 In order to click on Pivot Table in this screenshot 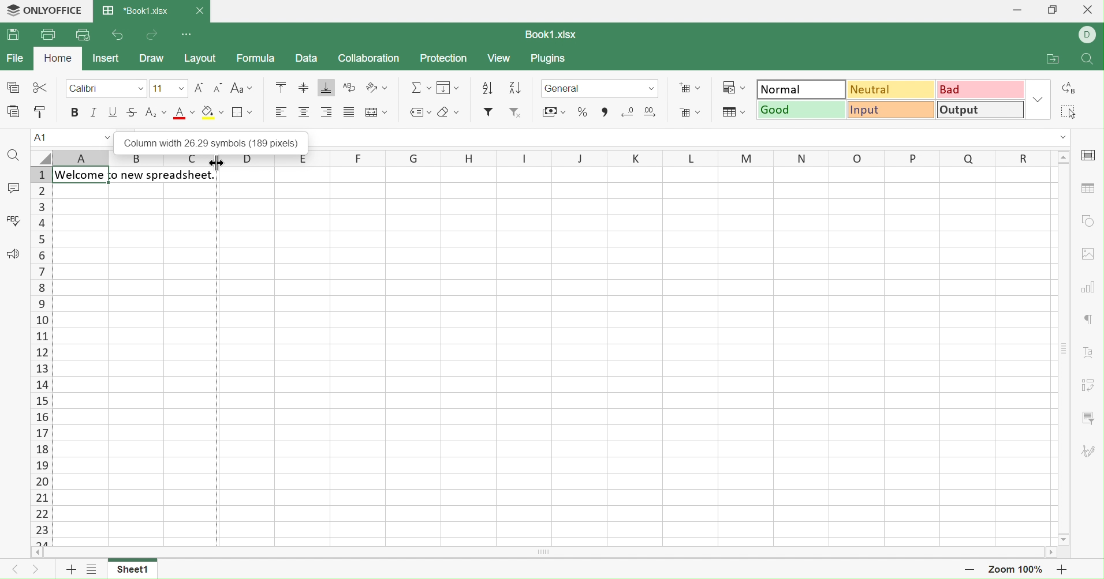, I will do `click(1087, 387)`.